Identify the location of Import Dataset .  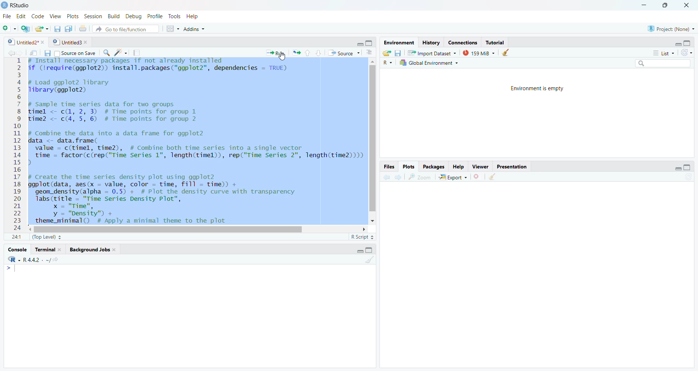
(432, 52).